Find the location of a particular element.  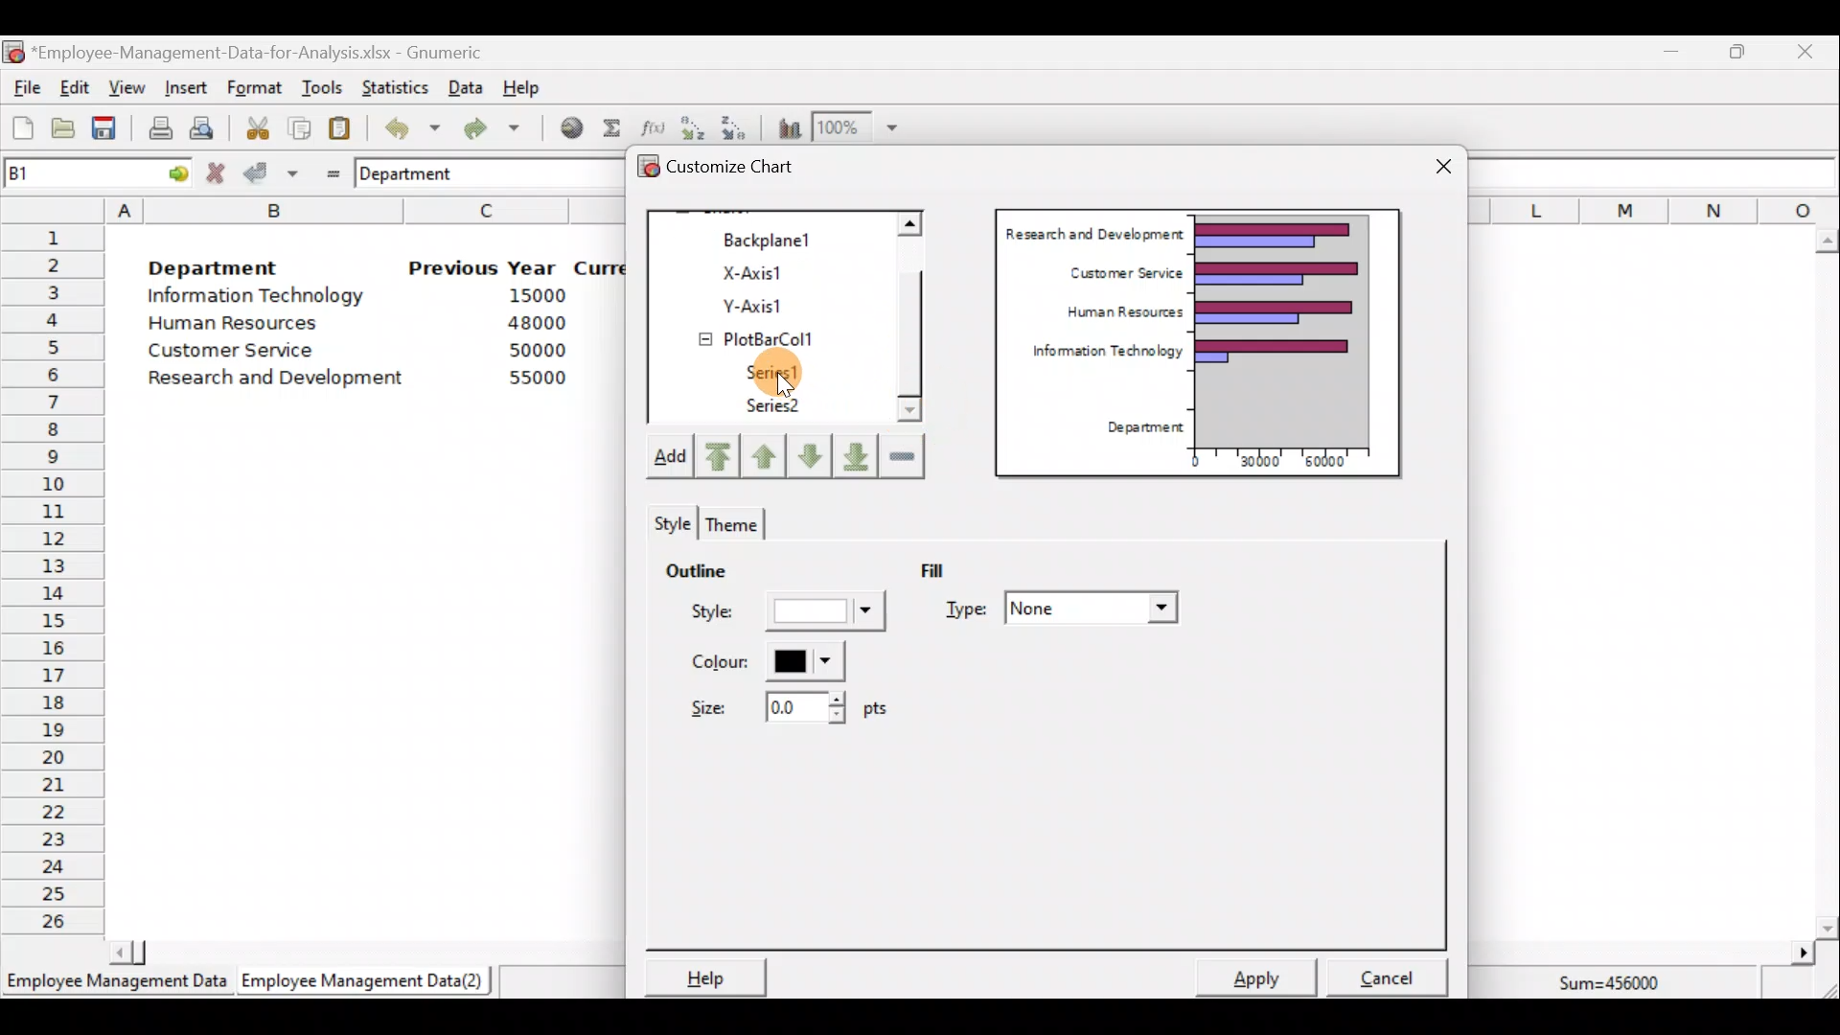

Y-axis1 is located at coordinates (777, 303).